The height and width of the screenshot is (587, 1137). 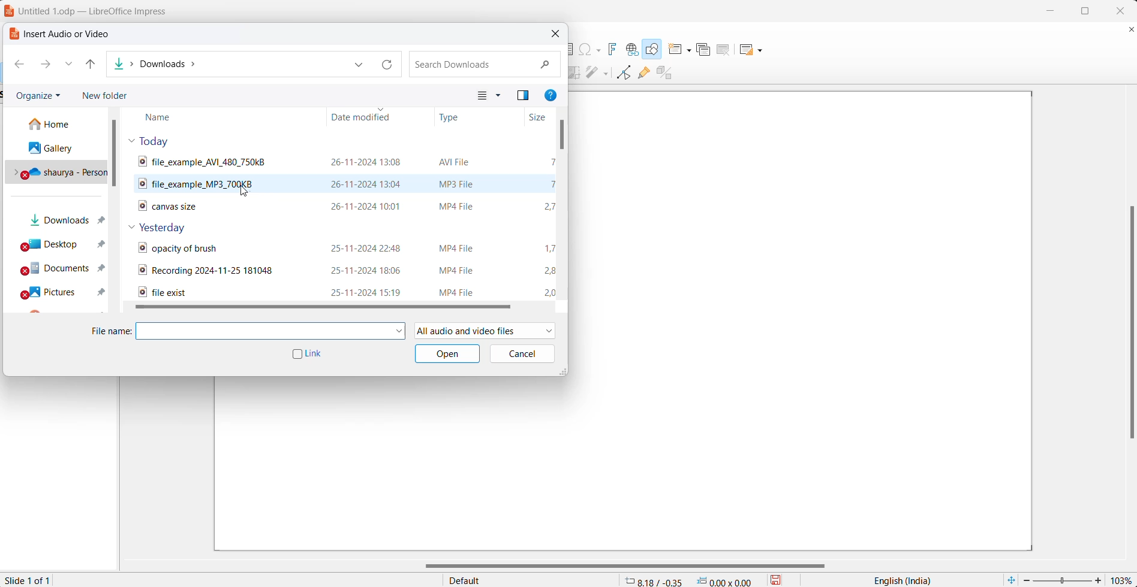 I want to click on cursor and selection placement, so click(x=691, y=580).